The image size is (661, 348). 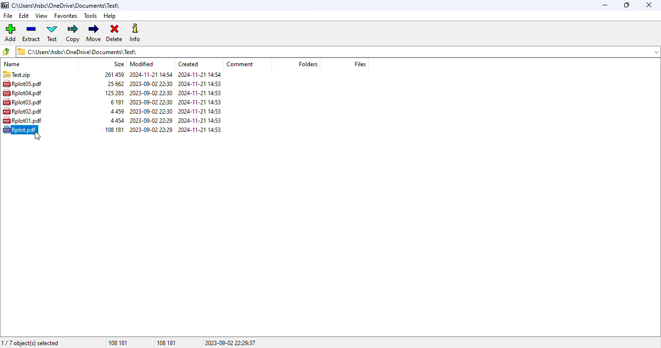 I want to click on edit, so click(x=24, y=15).